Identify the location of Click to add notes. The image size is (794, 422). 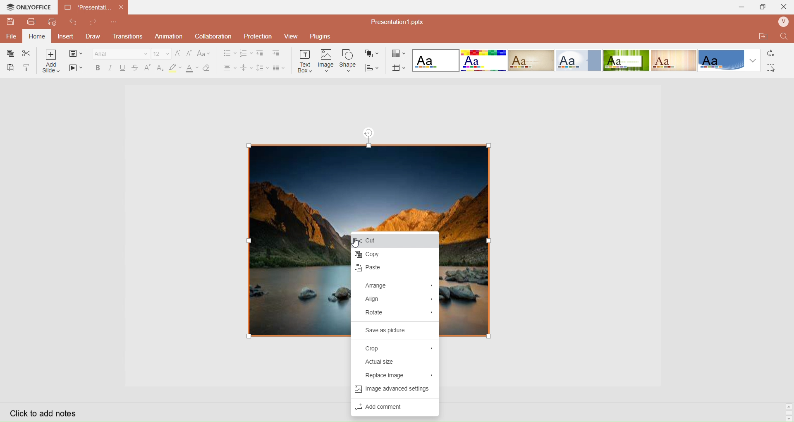
(46, 412).